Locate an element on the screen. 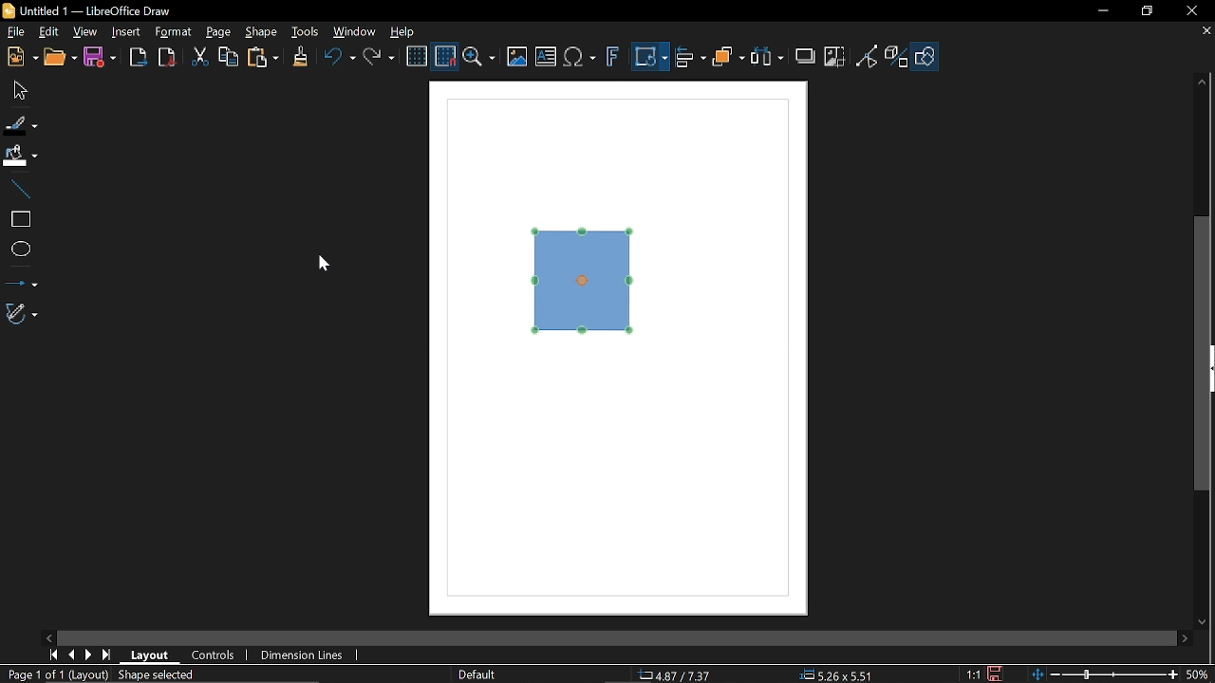 This screenshot has height=683, width=1215. Minimize is located at coordinates (1101, 10).